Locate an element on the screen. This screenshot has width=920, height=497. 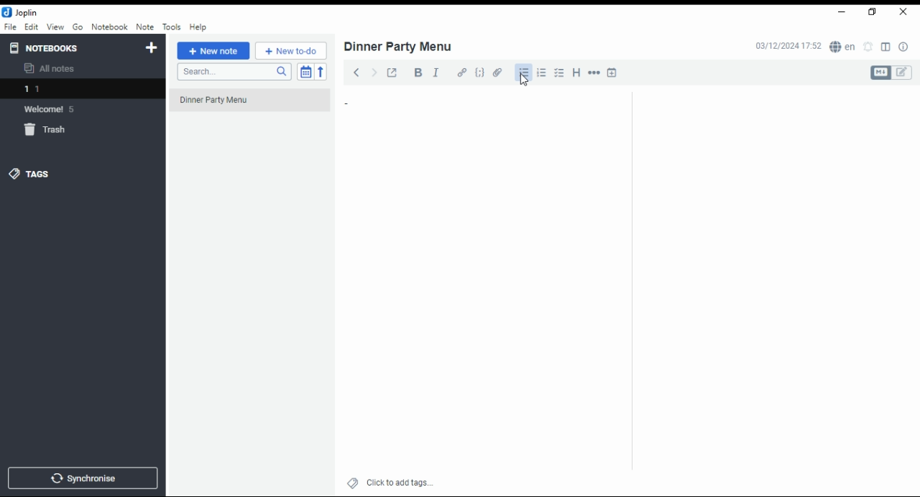
notebook is located at coordinates (109, 27).